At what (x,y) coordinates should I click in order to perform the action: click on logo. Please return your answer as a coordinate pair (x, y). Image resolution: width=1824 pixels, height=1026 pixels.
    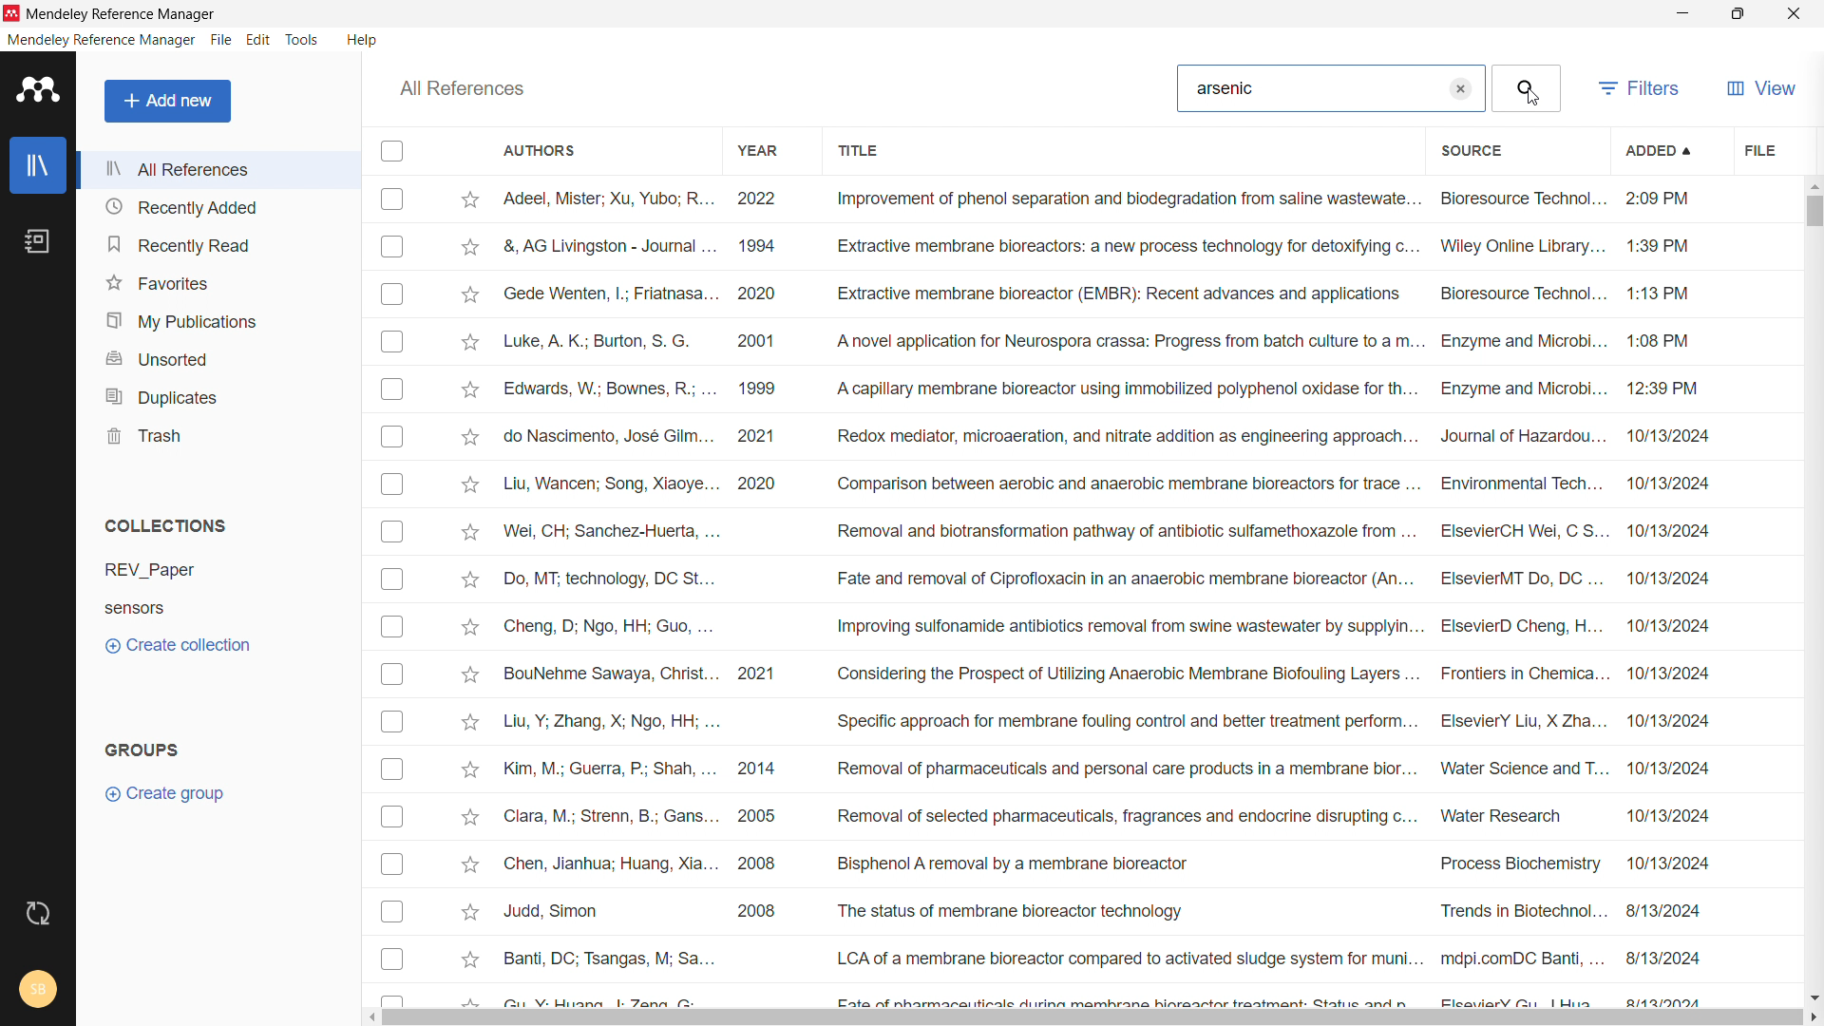
    Looking at the image, I should click on (39, 88).